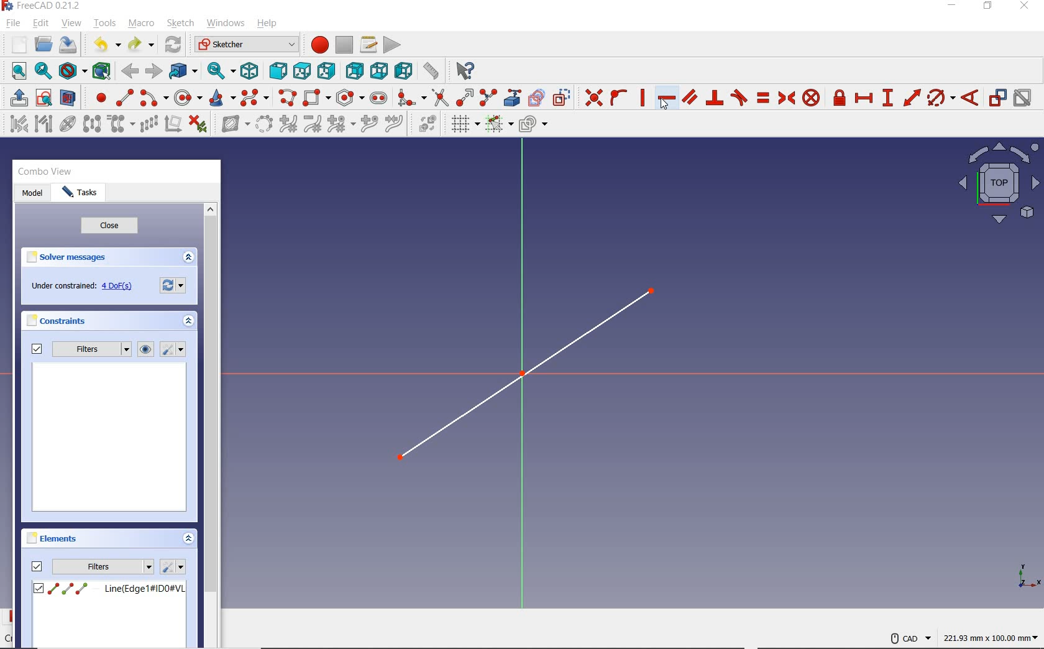 This screenshot has height=649, width=1044. I want to click on CONSTRAIN VERTICAL DISTANCE, so click(887, 96).